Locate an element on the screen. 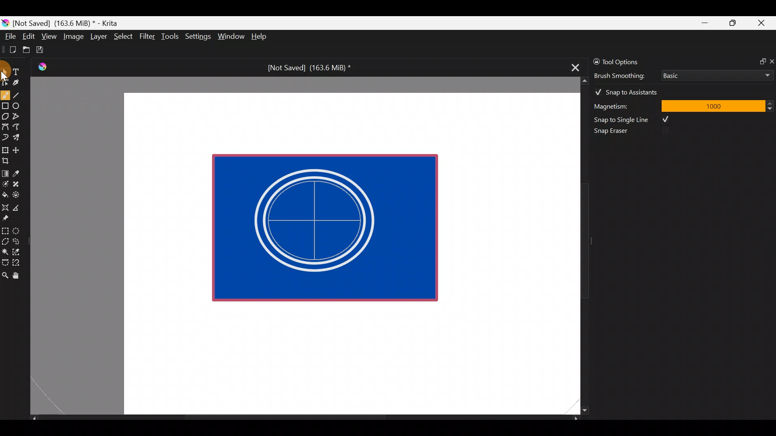 This screenshot has height=436, width=776. Float docker is located at coordinates (759, 61).